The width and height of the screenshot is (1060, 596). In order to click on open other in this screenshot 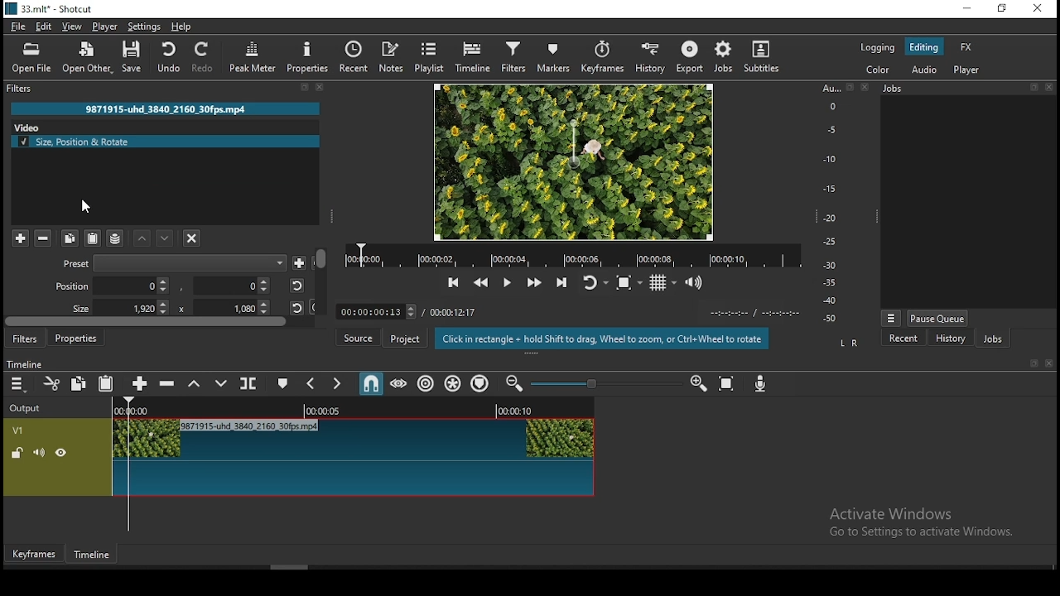, I will do `click(85, 59)`.